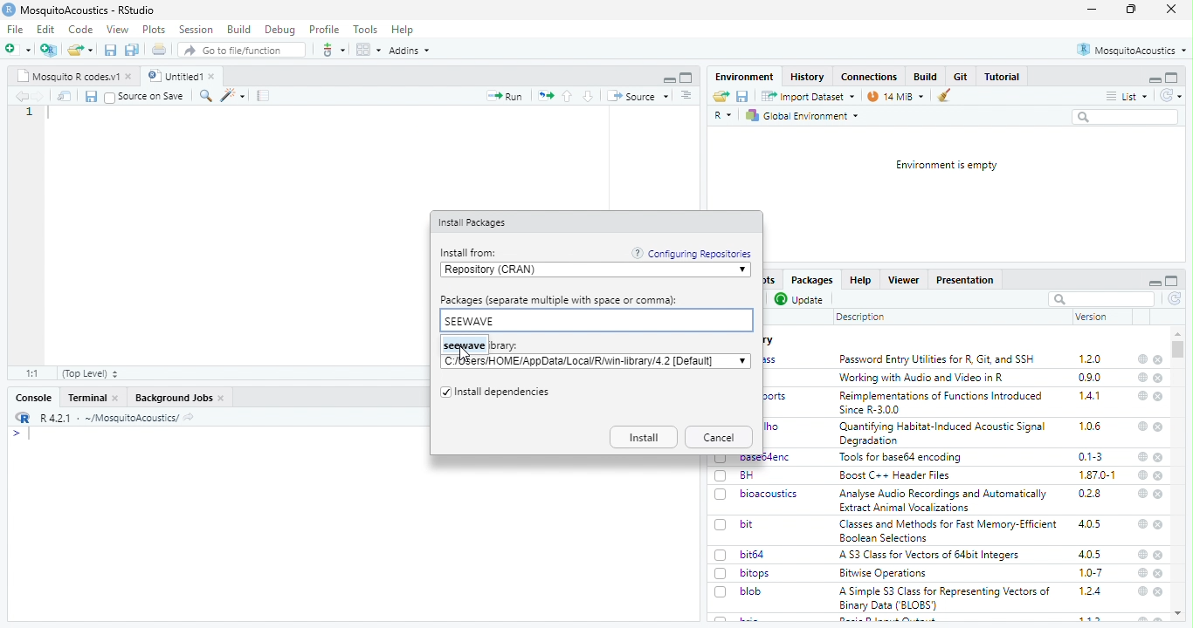 This screenshot has width=1193, height=628. What do you see at coordinates (464, 346) in the screenshot?
I see `seewave` at bounding box center [464, 346].